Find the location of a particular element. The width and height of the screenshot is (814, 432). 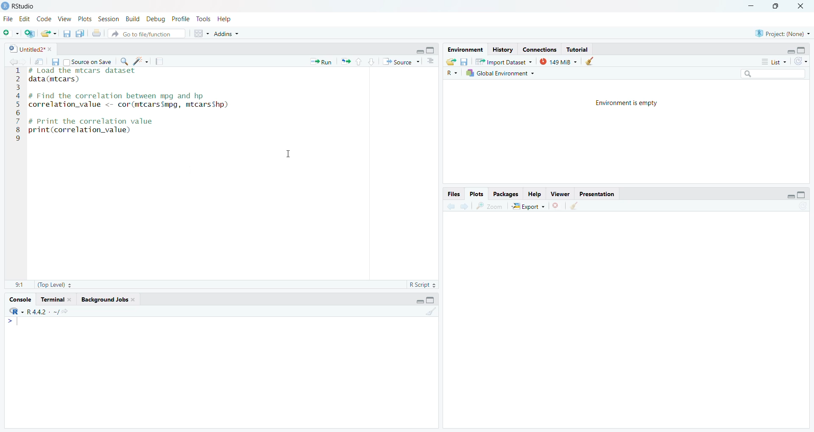

Tools is located at coordinates (203, 19).